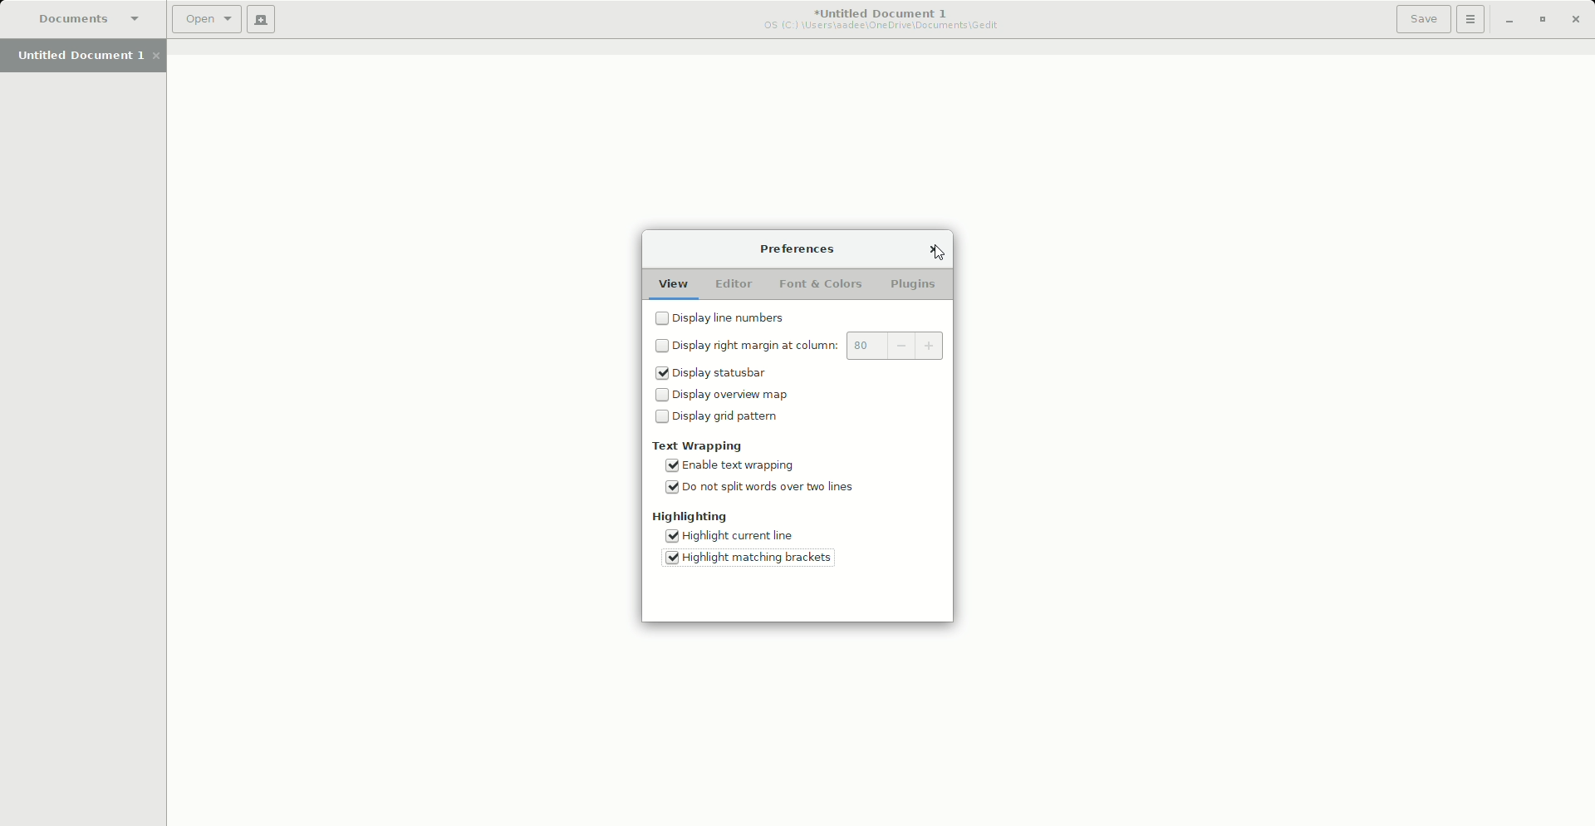 Image resolution: width=1595 pixels, height=826 pixels. What do you see at coordinates (939, 248) in the screenshot?
I see `Cursor` at bounding box center [939, 248].